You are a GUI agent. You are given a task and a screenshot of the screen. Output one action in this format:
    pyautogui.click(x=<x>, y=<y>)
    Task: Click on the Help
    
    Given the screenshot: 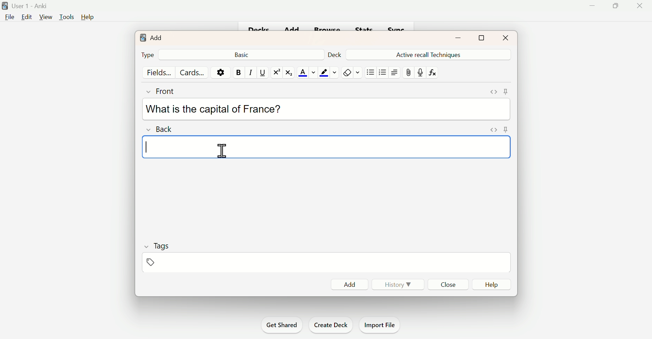 What is the action you would take?
    pyautogui.click(x=88, y=18)
    